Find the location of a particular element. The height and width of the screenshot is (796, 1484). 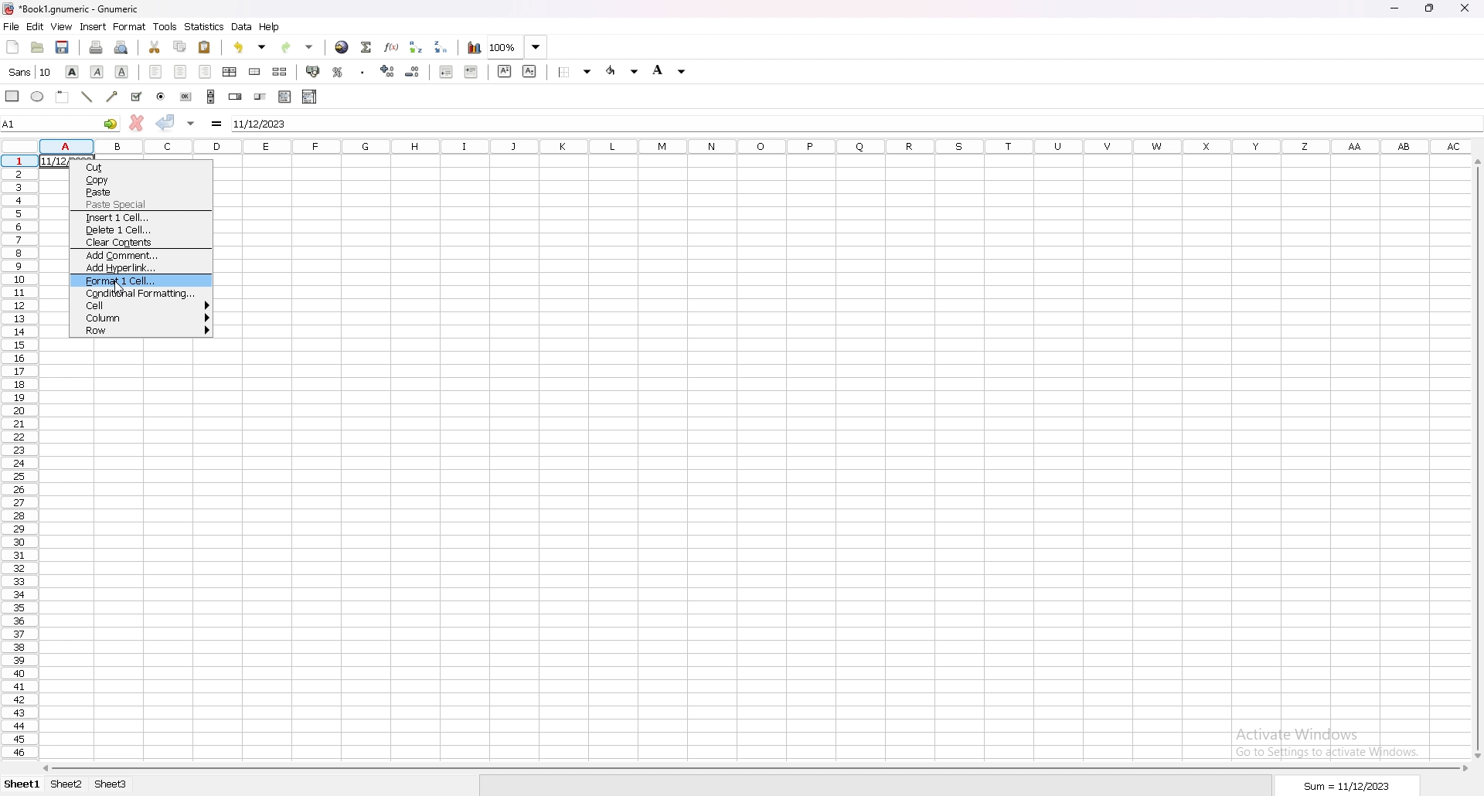

cell is located at coordinates (141, 305).